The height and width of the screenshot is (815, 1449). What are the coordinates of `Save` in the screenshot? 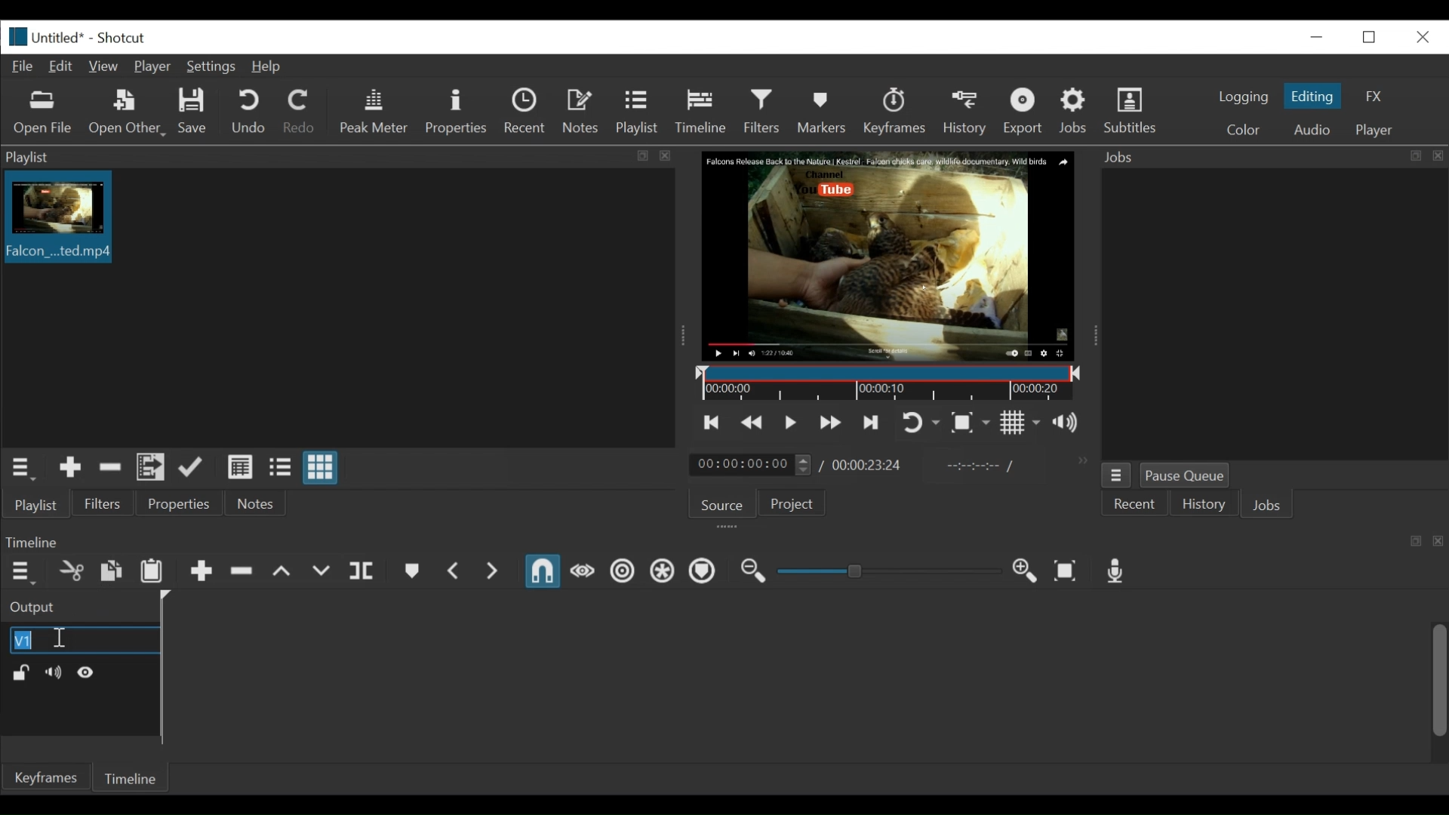 It's located at (196, 111).